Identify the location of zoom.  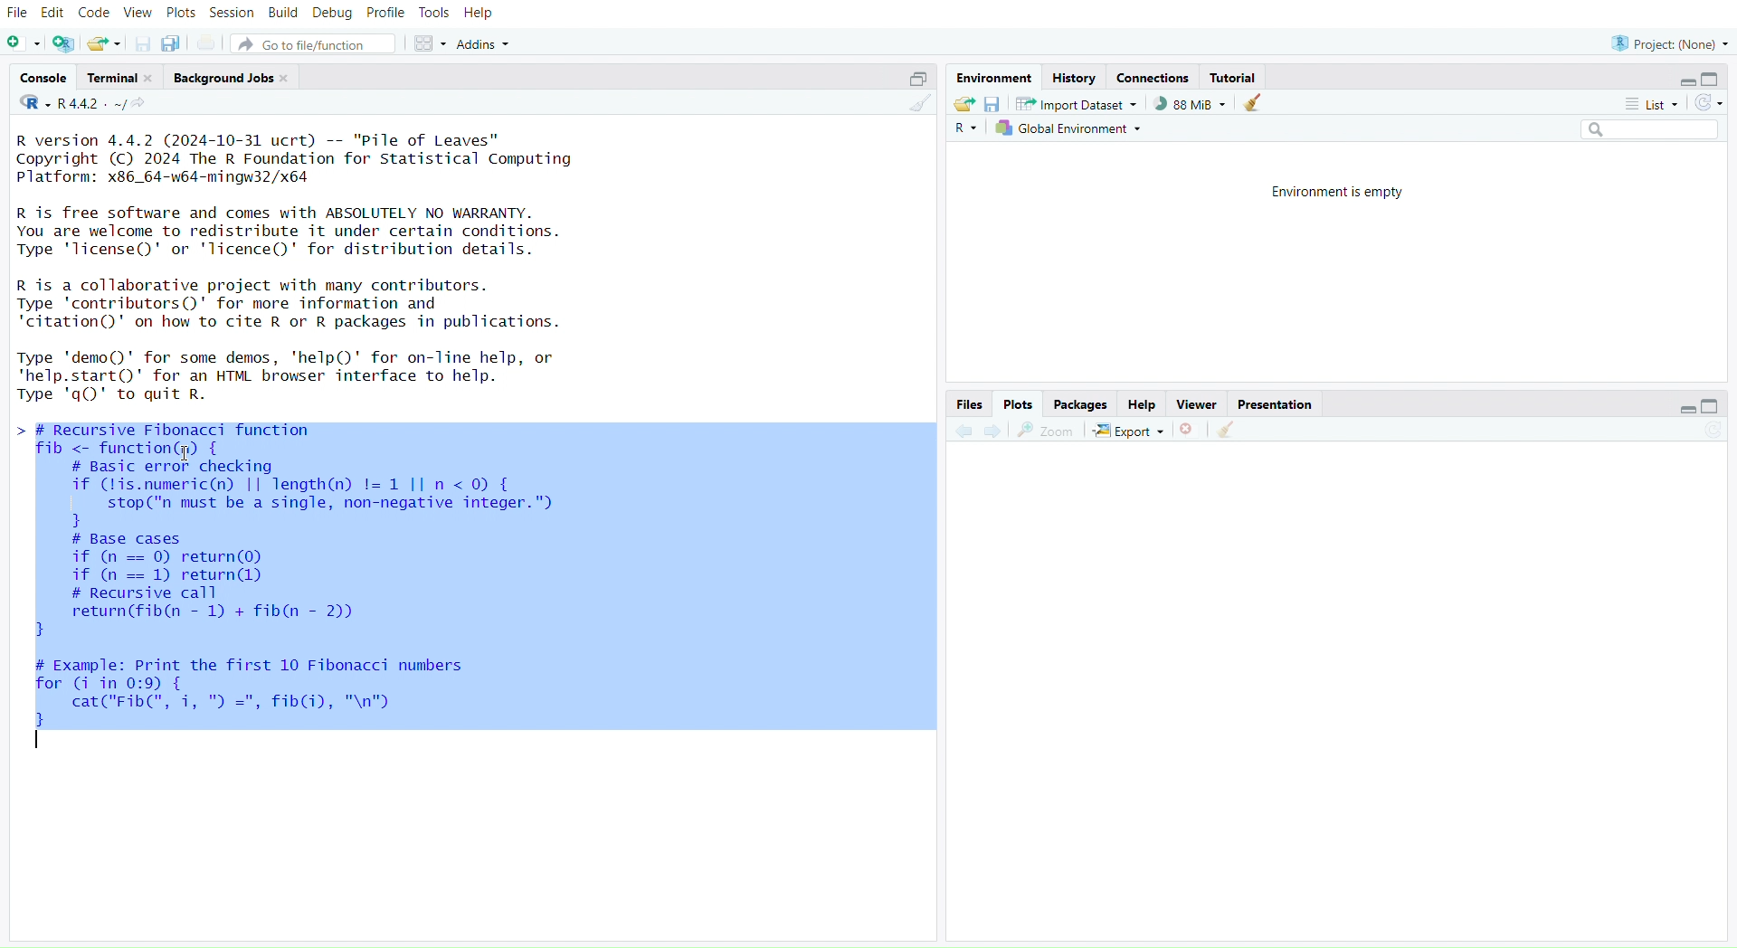
(1047, 431).